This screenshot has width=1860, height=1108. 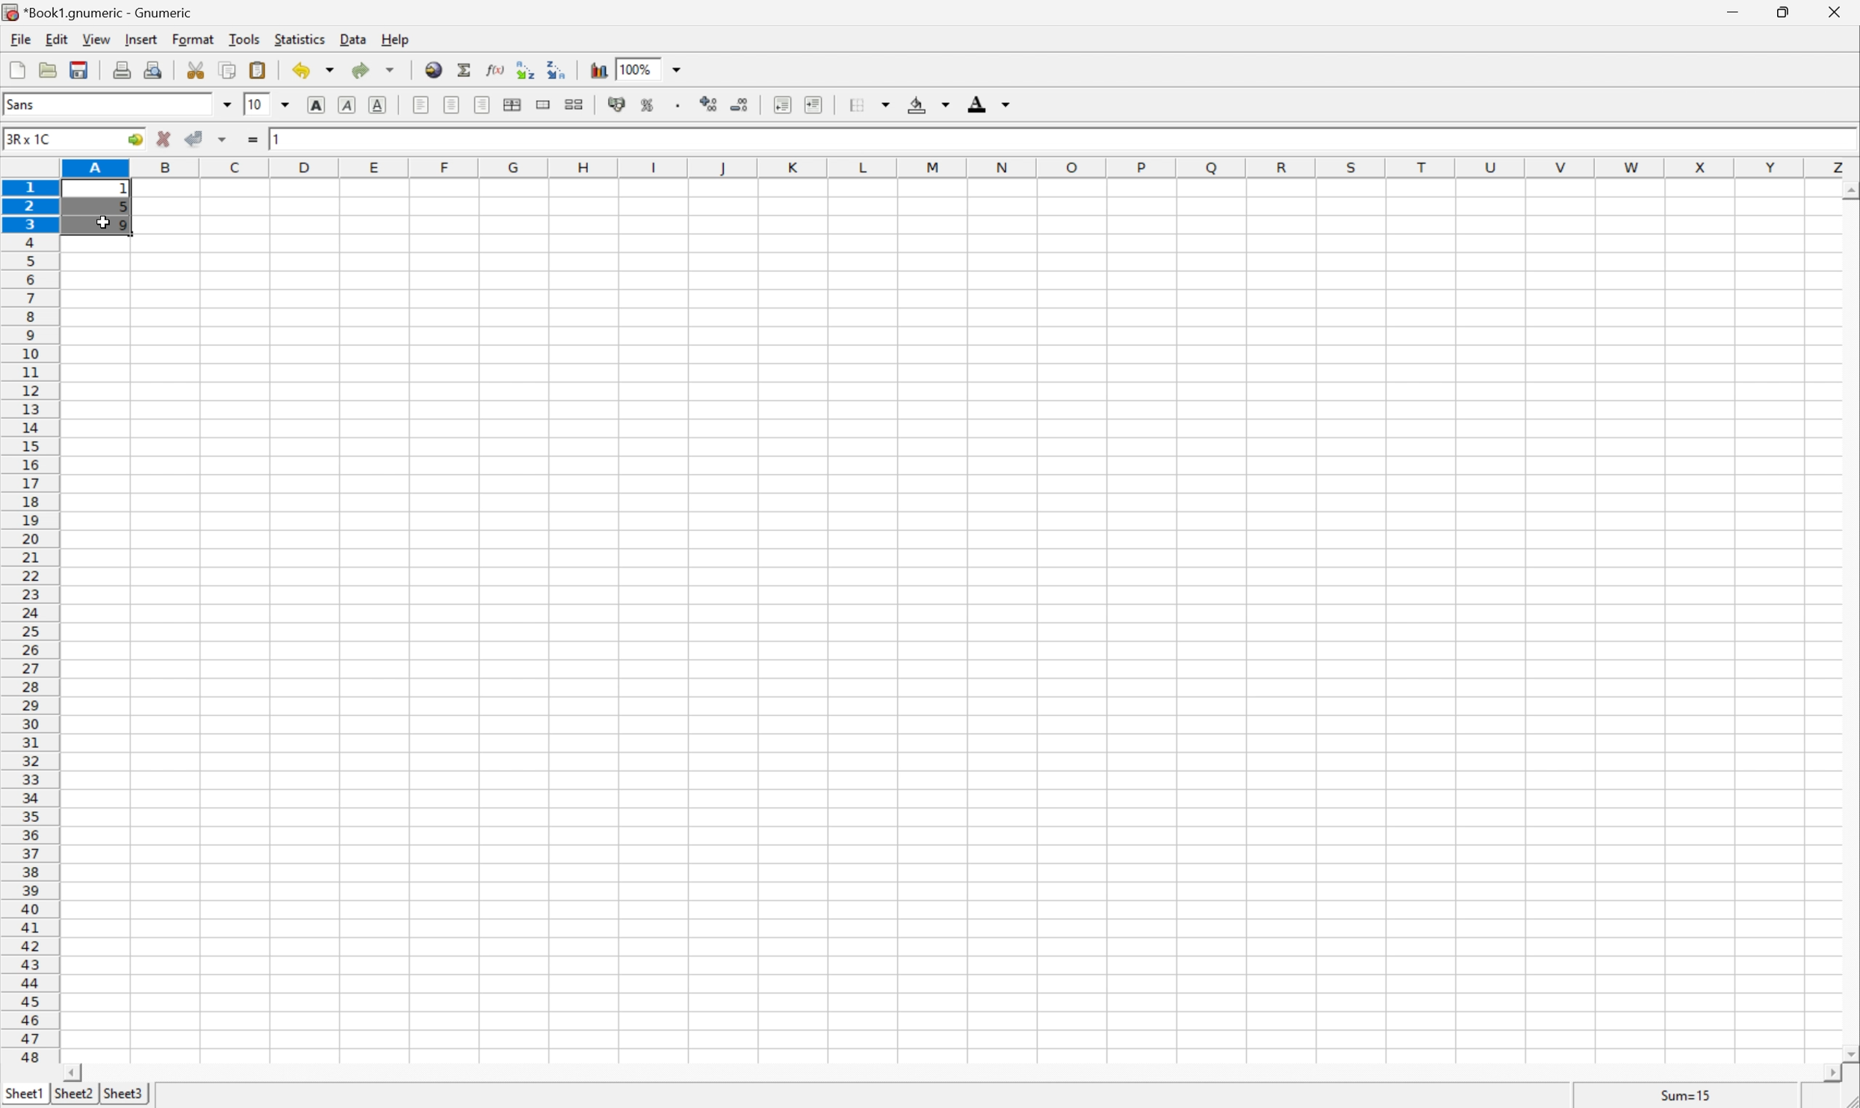 What do you see at coordinates (18, 66) in the screenshot?
I see `new` at bounding box center [18, 66].